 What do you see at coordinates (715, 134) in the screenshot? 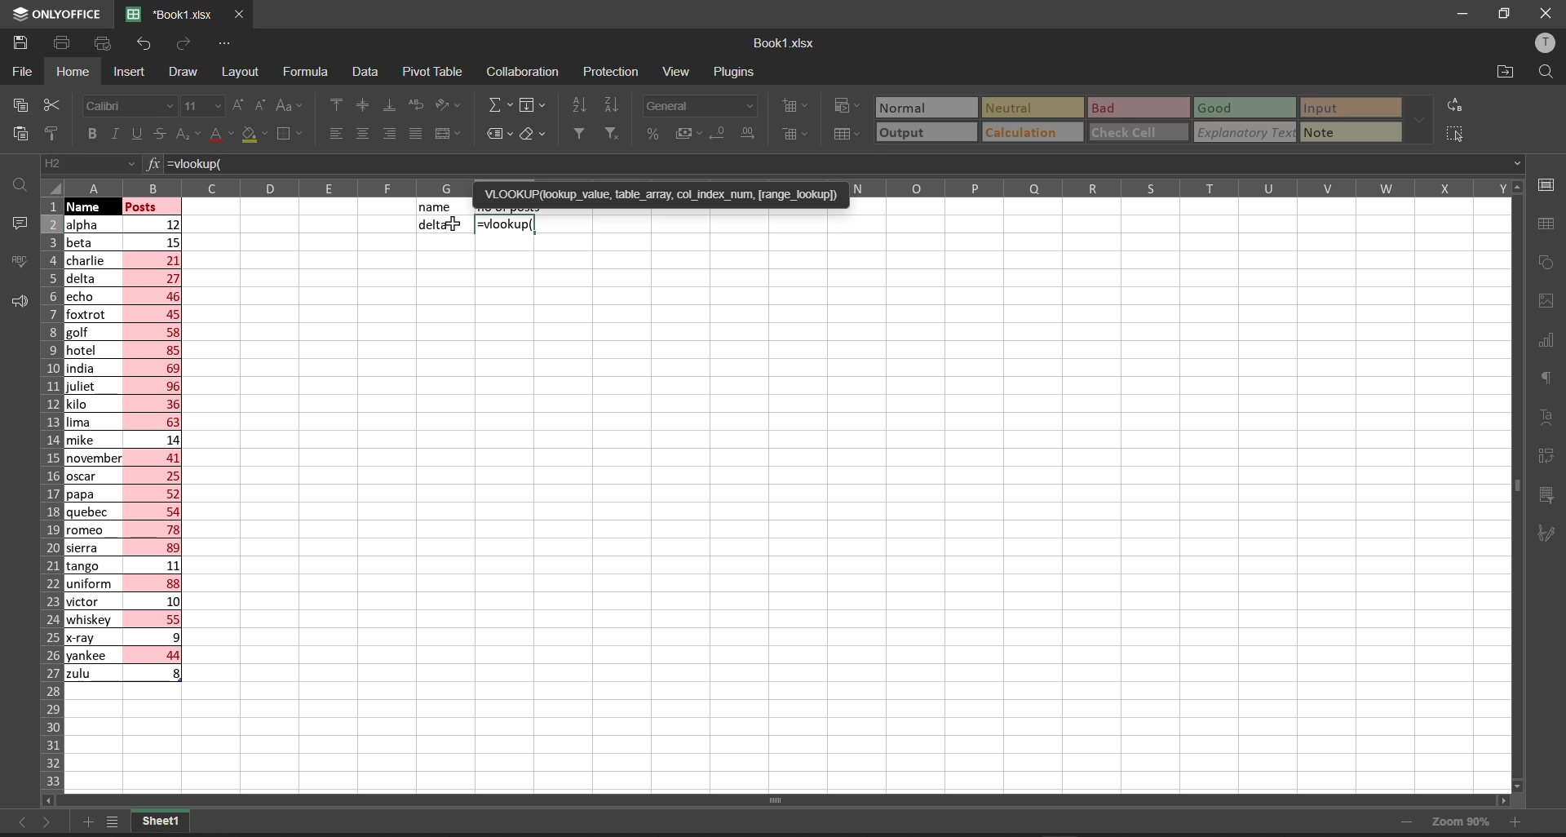
I see `decrease decimal` at bounding box center [715, 134].